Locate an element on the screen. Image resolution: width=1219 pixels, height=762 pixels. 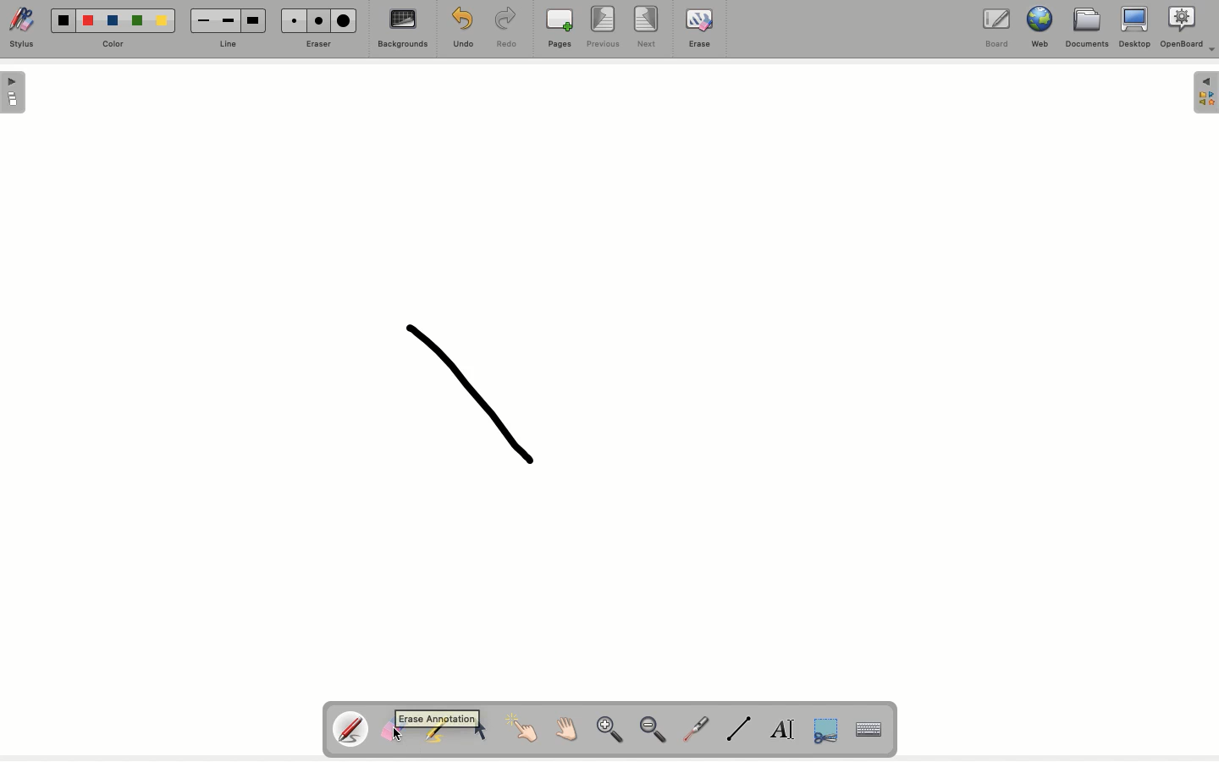
Pages is located at coordinates (561, 29).